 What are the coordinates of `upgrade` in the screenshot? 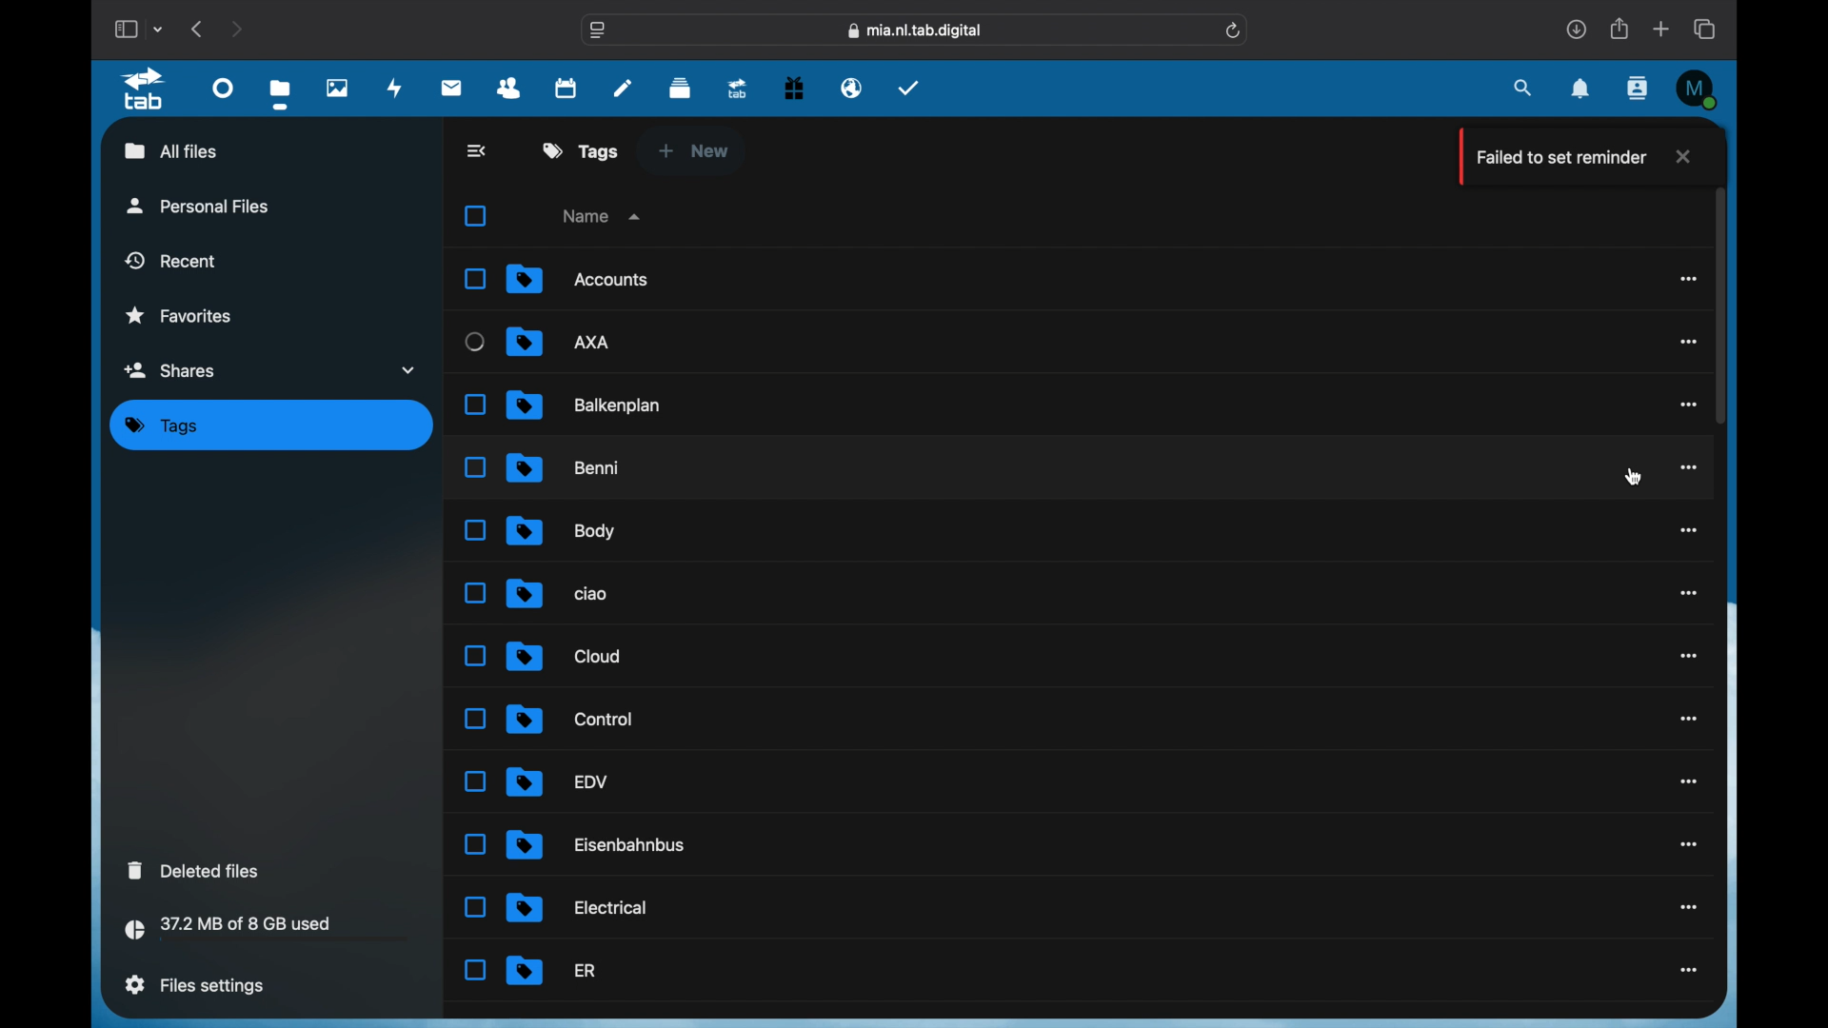 It's located at (737, 88).